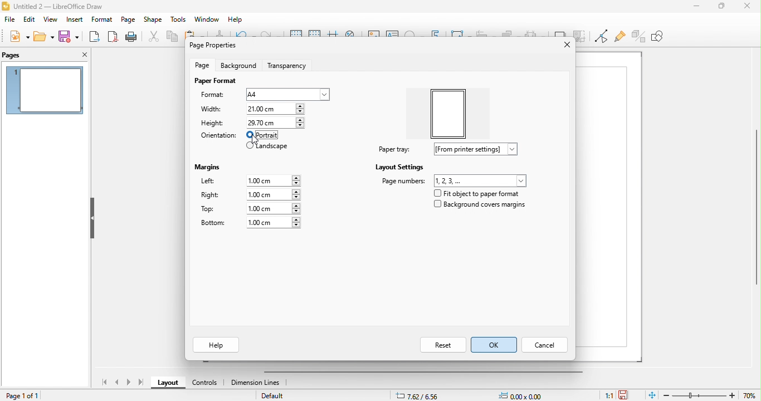 Image resolution: width=761 pixels, height=401 pixels. I want to click on horizontal scroll bar, so click(430, 371).